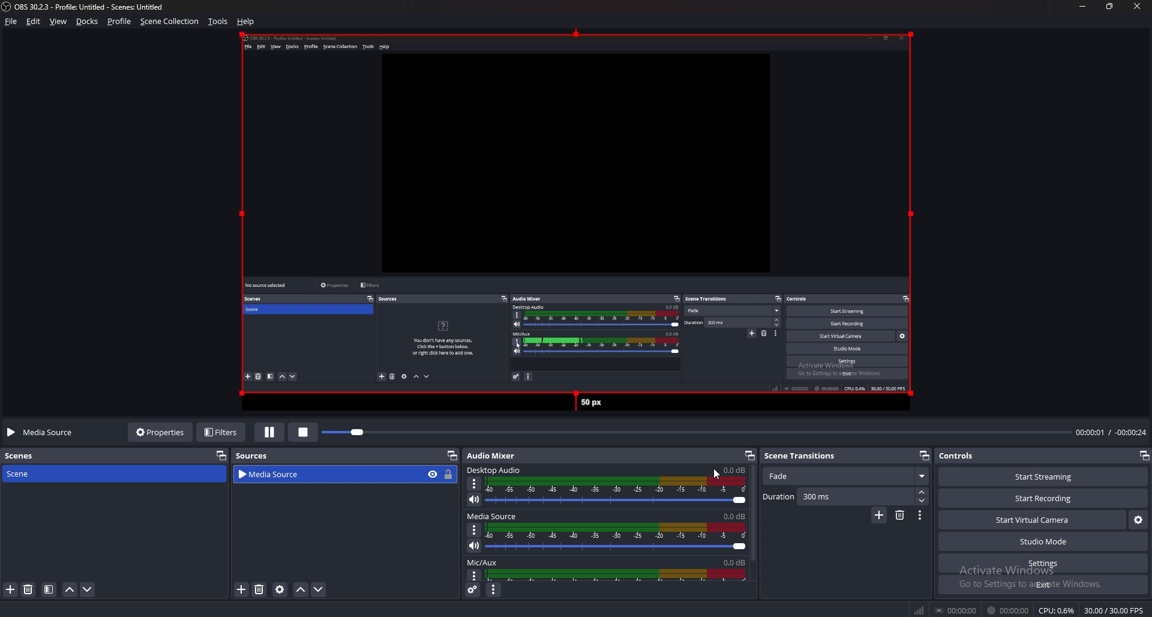  I want to click on move scene down, so click(88, 589).